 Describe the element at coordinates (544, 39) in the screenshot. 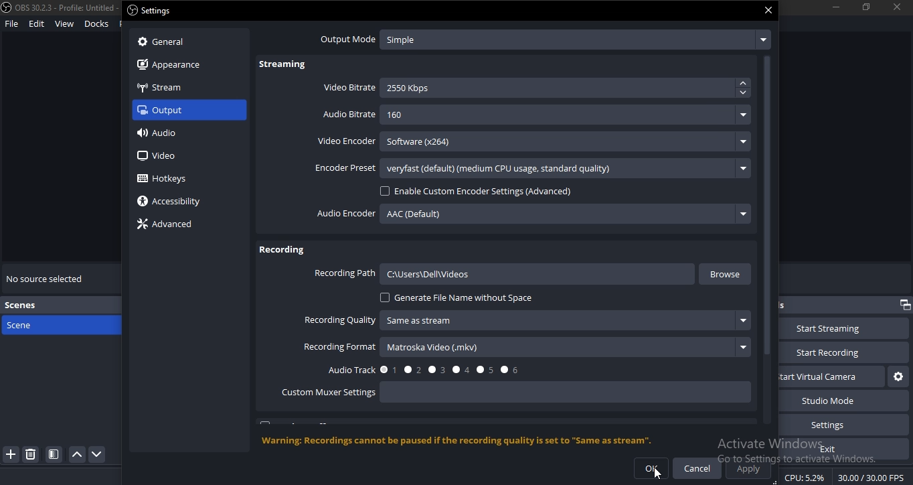

I see `output mode` at that location.